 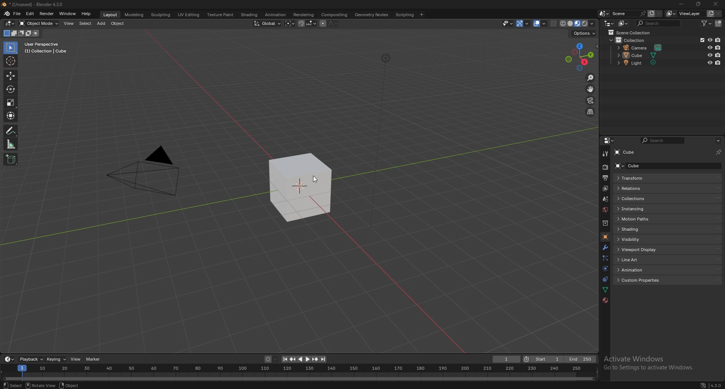 I want to click on hide in viewport, so click(x=710, y=55).